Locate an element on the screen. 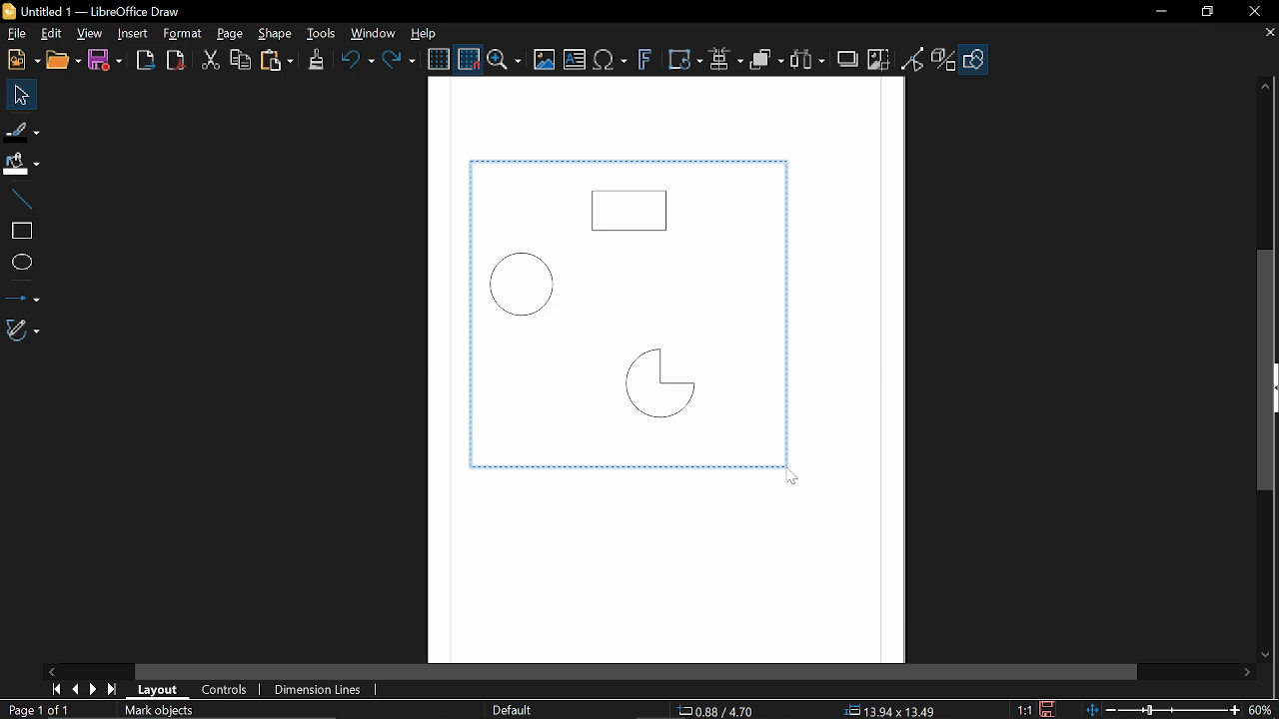 This screenshot has width=1279, height=719. Display grid is located at coordinates (438, 59).